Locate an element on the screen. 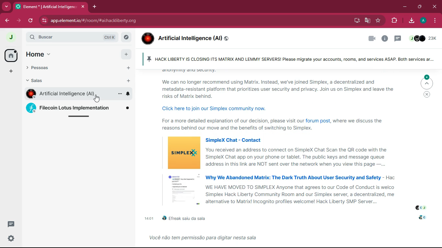 Image resolution: width=442 pixels, height=248 pixels. people is located at coordinates (421, 207).